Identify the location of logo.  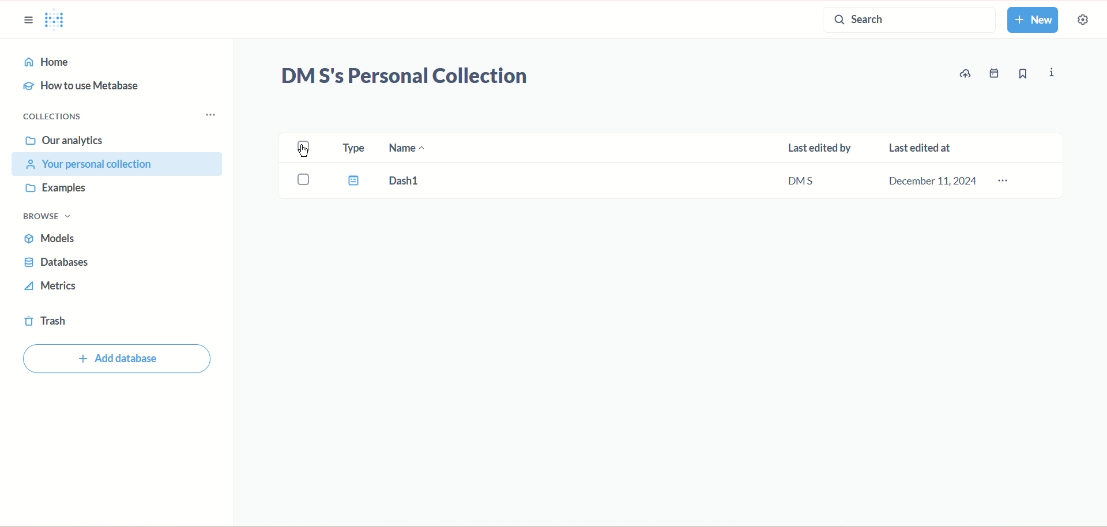
(58, 21).